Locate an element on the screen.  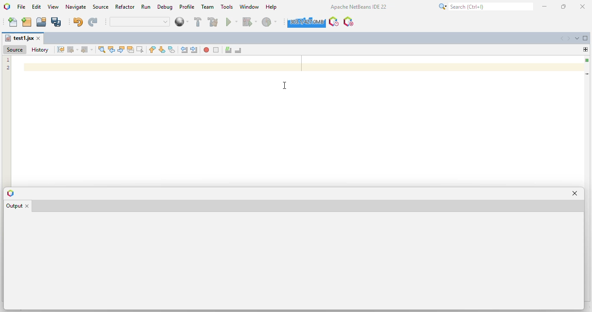
show opened documents list is located at coordinates (577, 38).